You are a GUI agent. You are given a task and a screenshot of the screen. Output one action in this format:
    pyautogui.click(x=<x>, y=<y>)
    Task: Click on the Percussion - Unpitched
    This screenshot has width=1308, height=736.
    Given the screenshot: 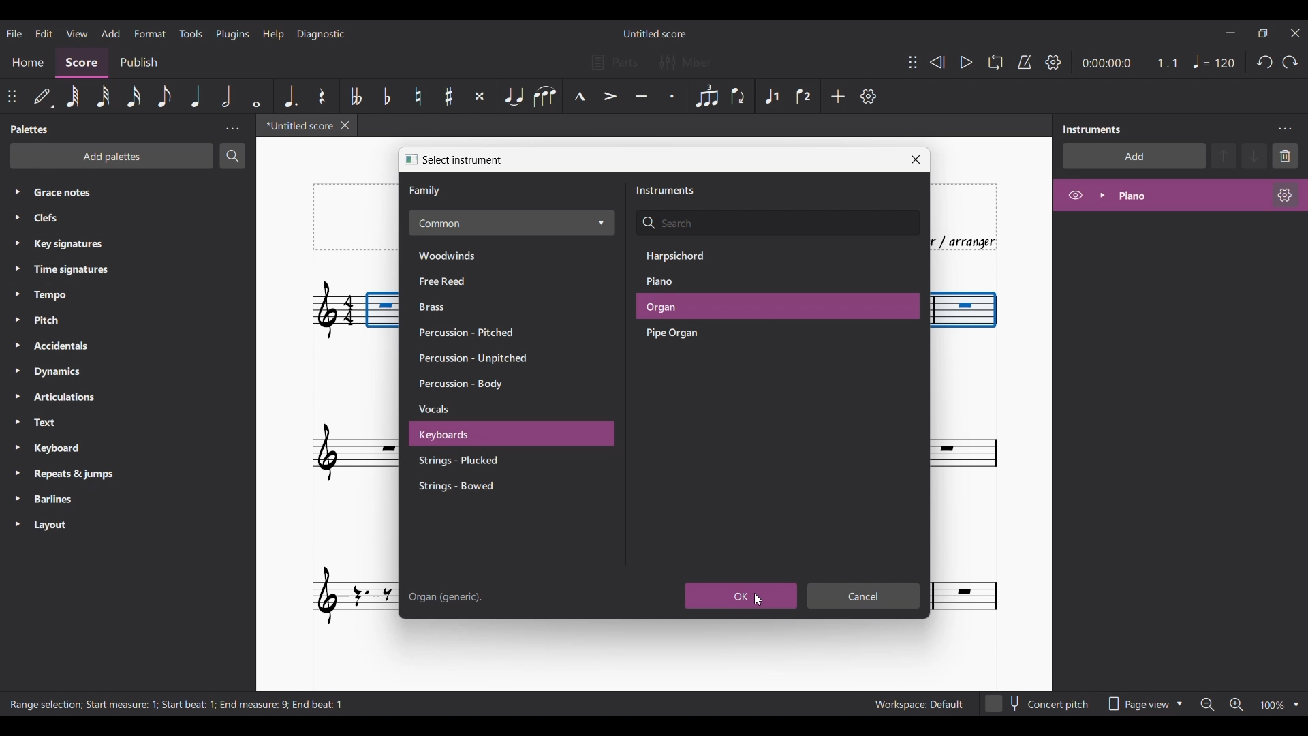 What is the action you would take?
    pyautogui.click(x=478, y=360)
    